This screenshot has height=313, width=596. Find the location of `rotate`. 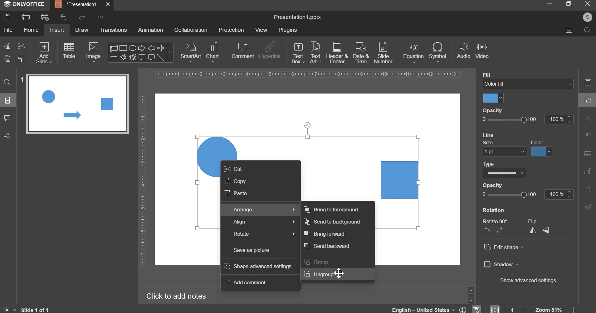

rotate is located at coordinates (308, 125).